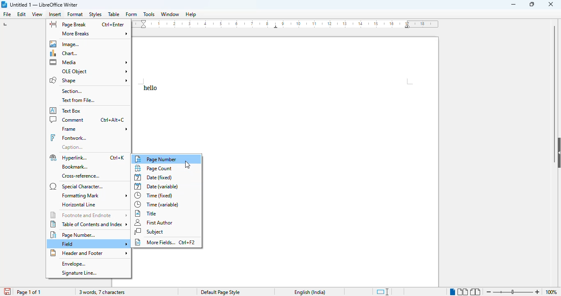  What do you see at coordinates (66, 111) in the screenshot?
I see `text box` at bounding box center [66, 111].